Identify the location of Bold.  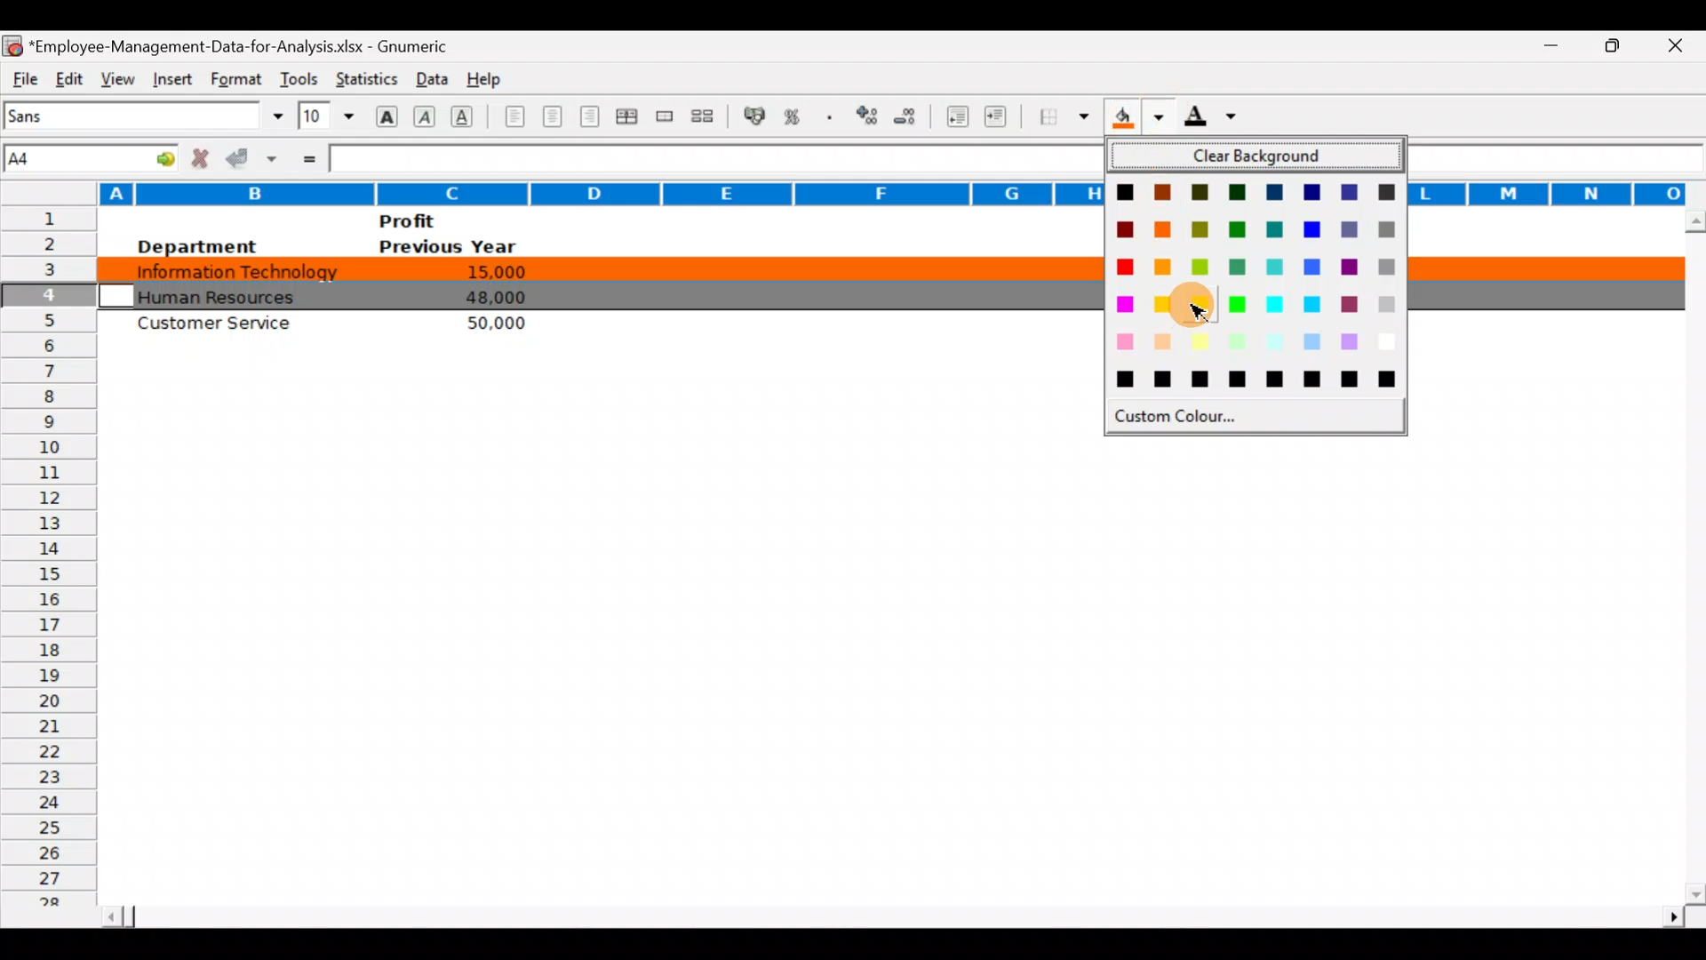
(385, 115).